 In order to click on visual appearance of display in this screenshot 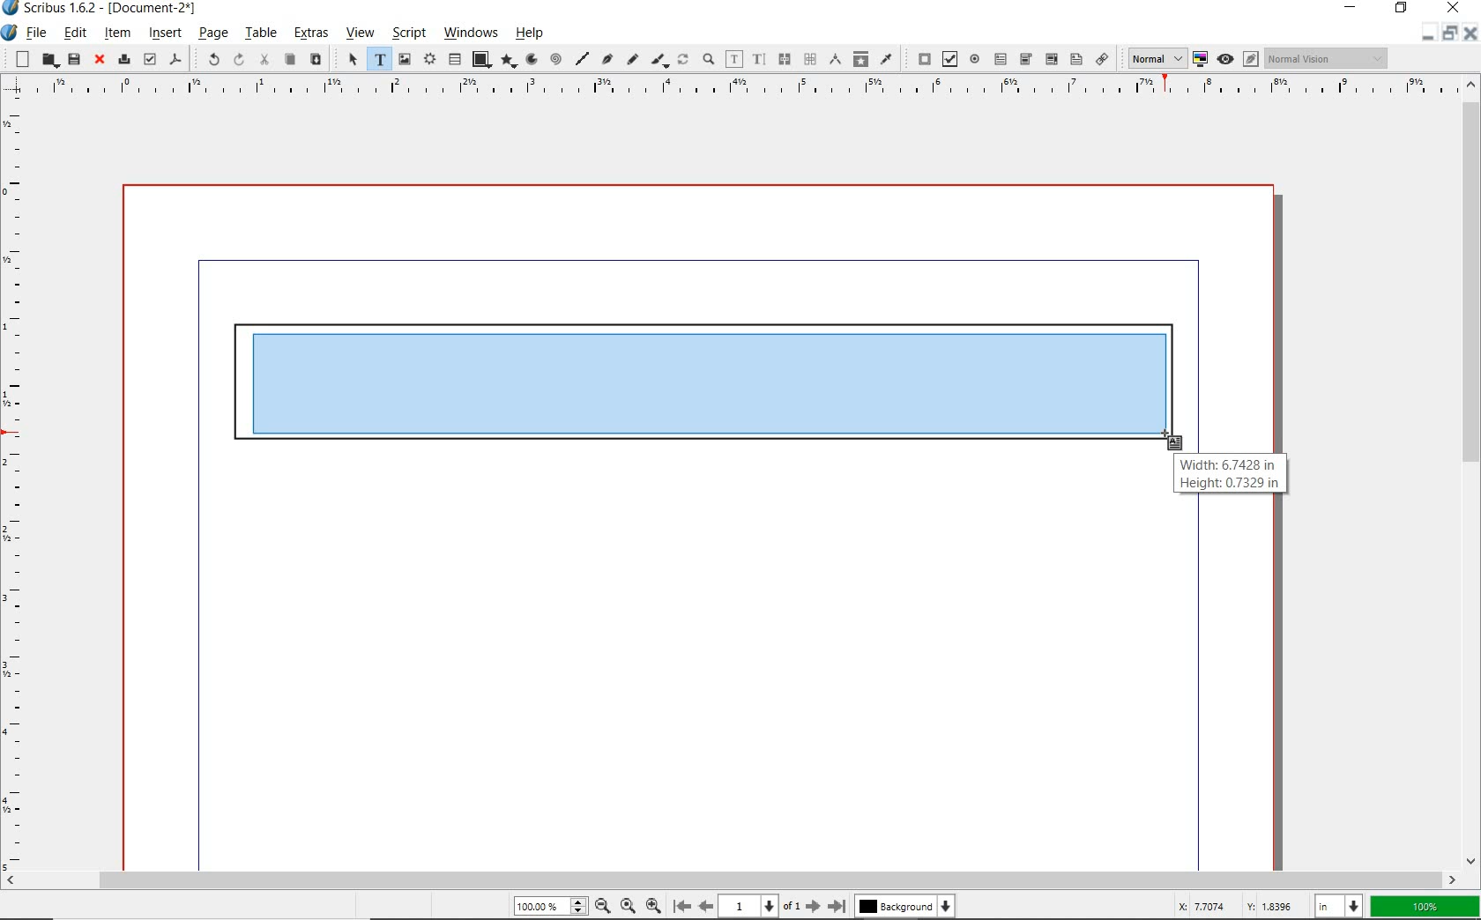, I will do `click(1329, 57)`.